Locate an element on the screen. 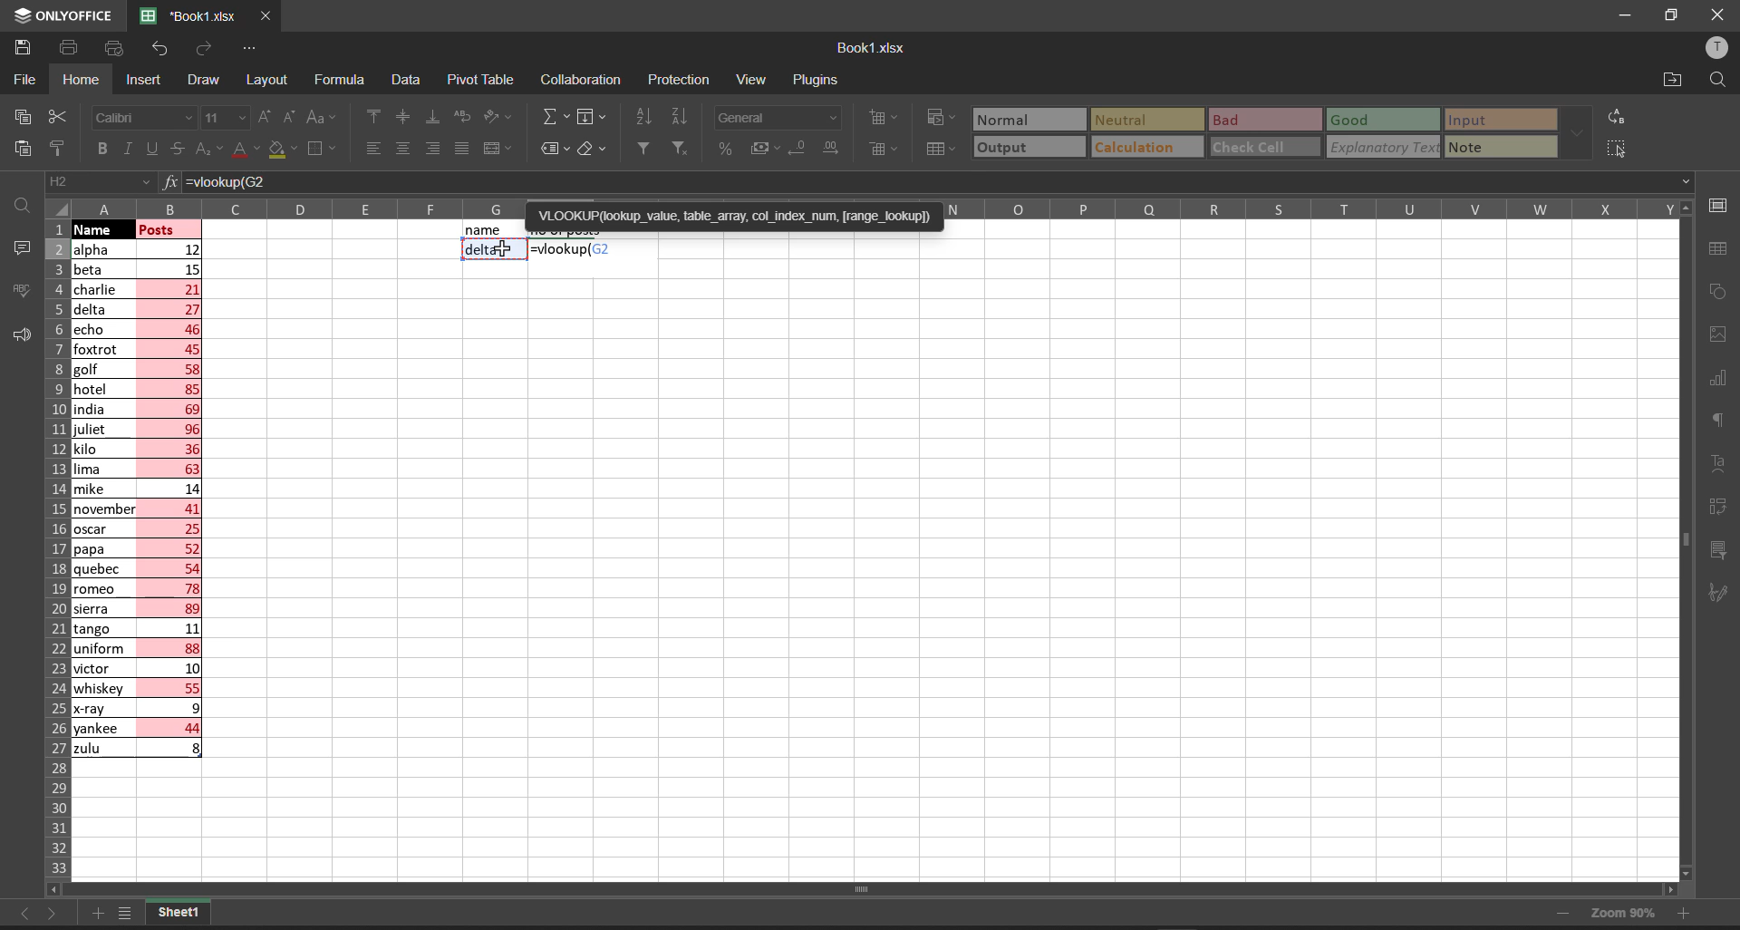 Image resolution: width=1740 pixels, height=930 pixels. align right is located at coordinates (429, 148).